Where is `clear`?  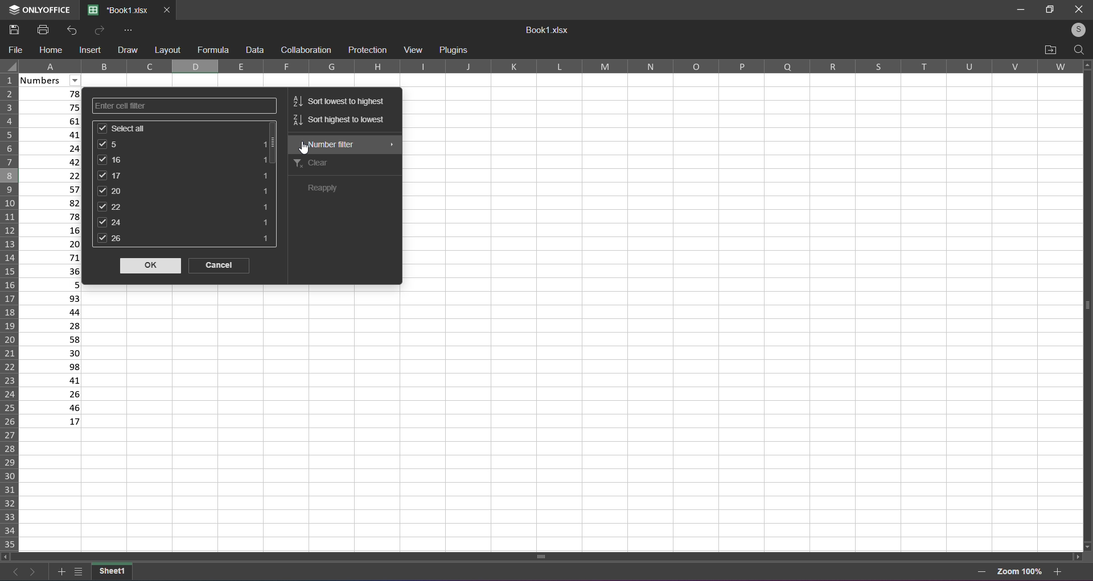 clear is located at coordinates (340, 164).